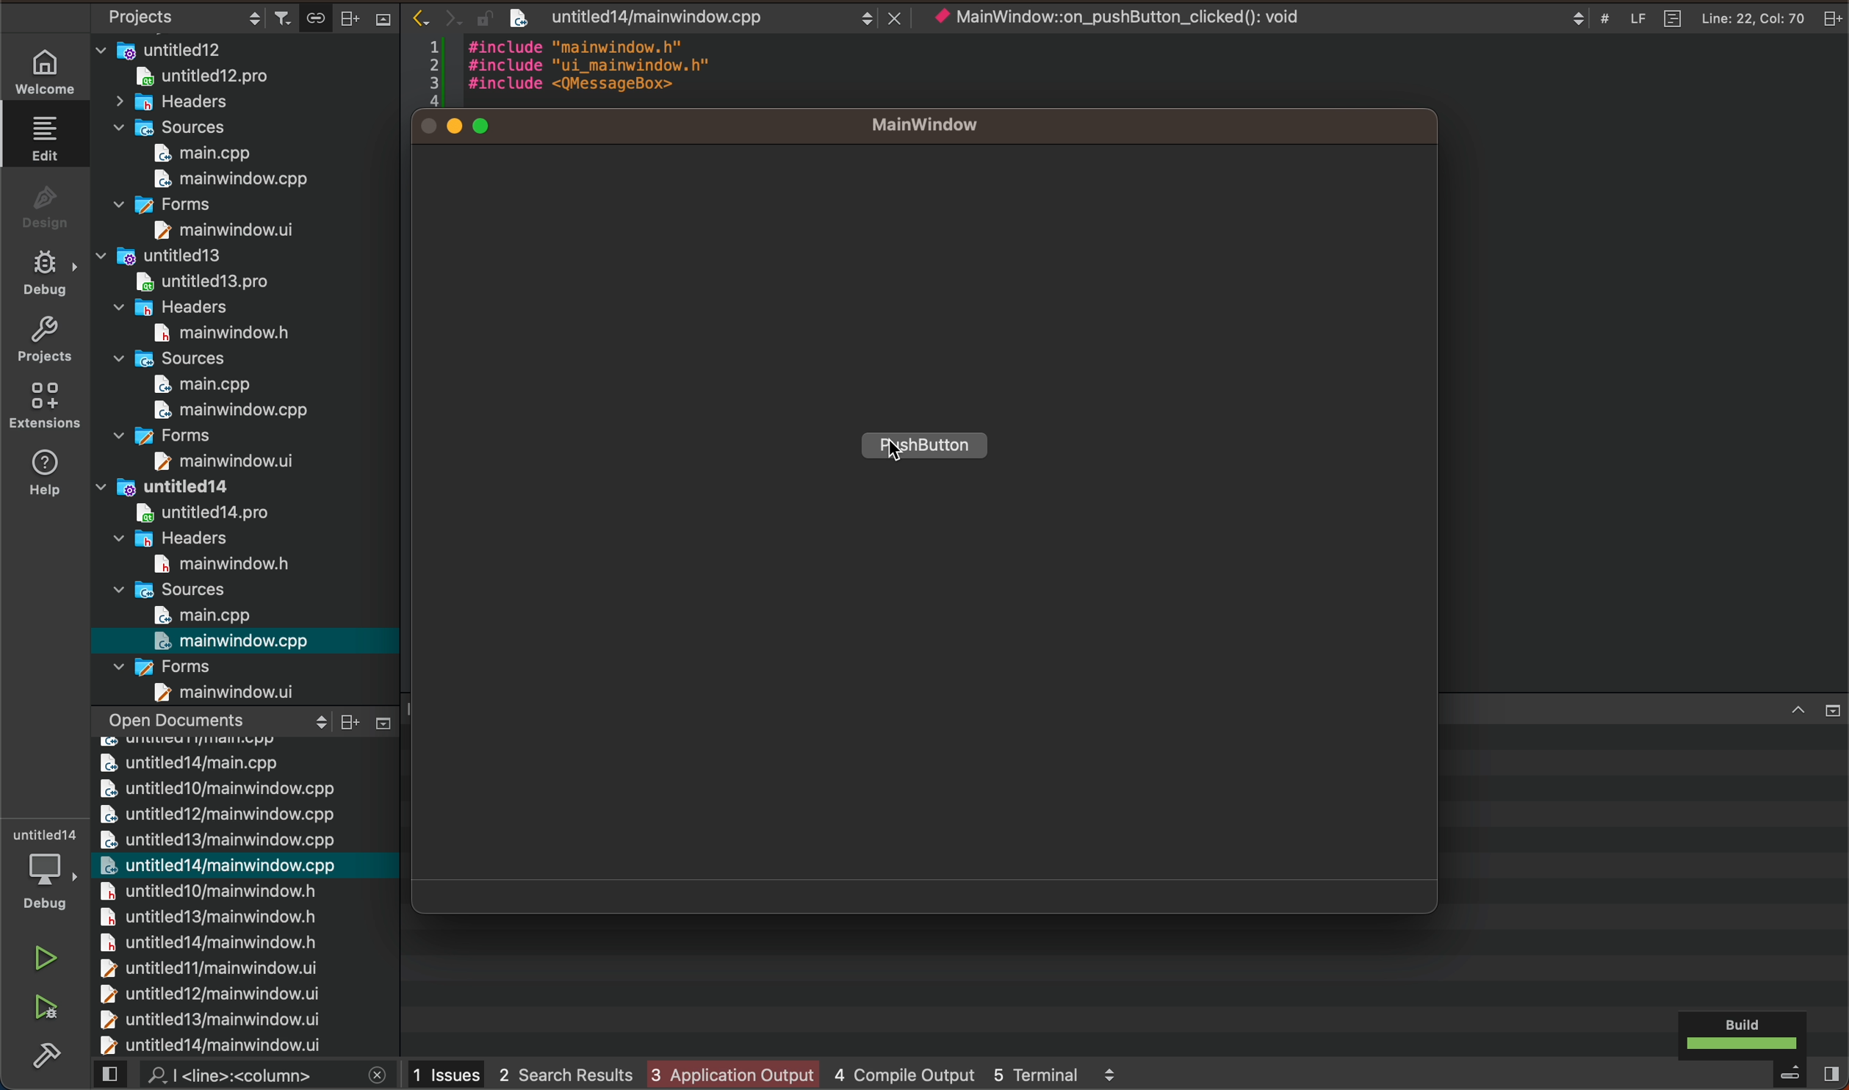 The image size is (1849, 1090). What do you see at coordinates (48, 873) in the screenshot?
I see `debugger` at bounding box center [48, 873].